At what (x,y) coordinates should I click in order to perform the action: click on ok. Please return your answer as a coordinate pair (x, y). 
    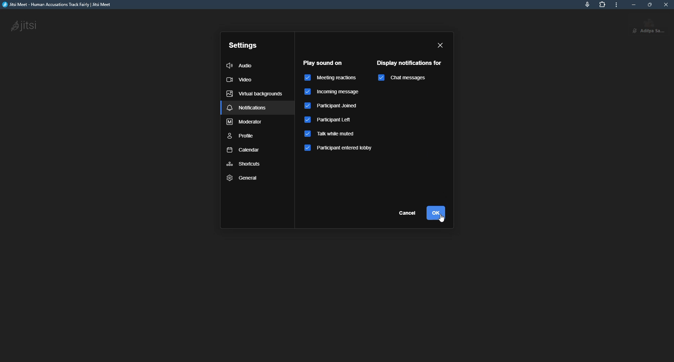
    Looking at the image, I should click on (435, 213).